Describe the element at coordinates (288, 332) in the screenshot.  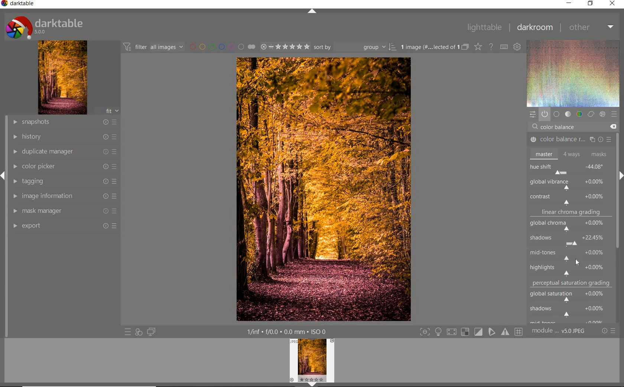
I see `other interface detail` at that location.